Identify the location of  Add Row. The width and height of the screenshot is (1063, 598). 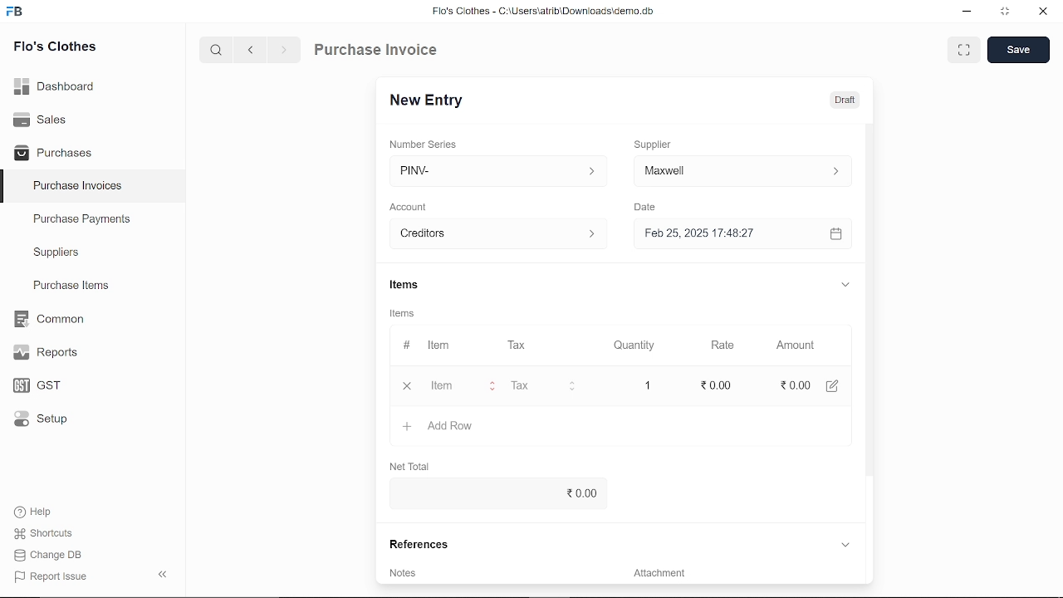
(439, 427).